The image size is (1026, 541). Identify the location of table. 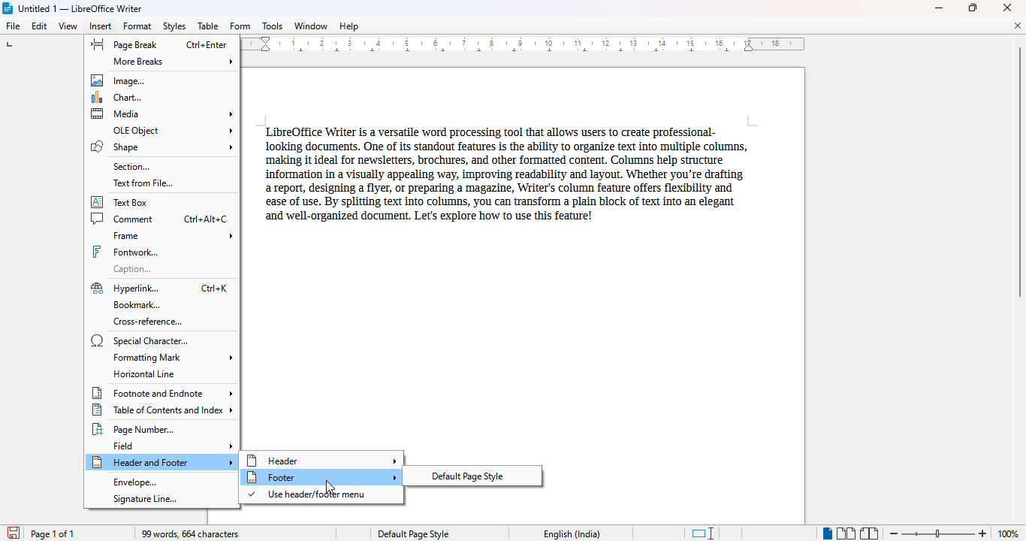
(208, 26).